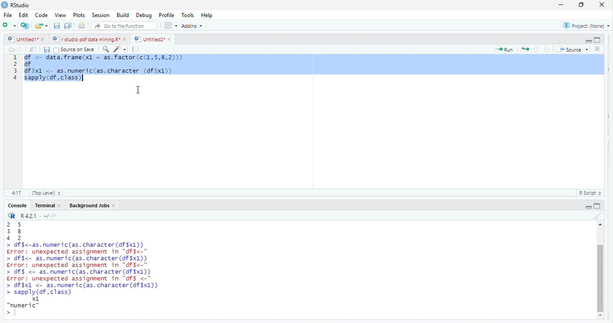  Describe the element at coordinates (574, 50) in the screenshot. I see ` Source ` at that location.